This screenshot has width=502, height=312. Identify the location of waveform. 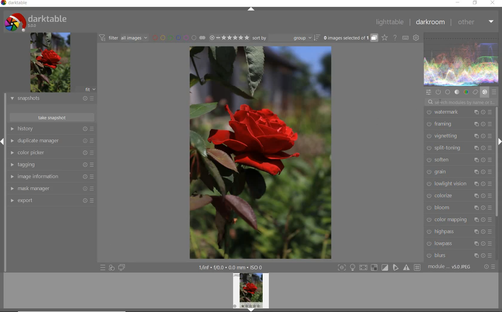
(461, 59).